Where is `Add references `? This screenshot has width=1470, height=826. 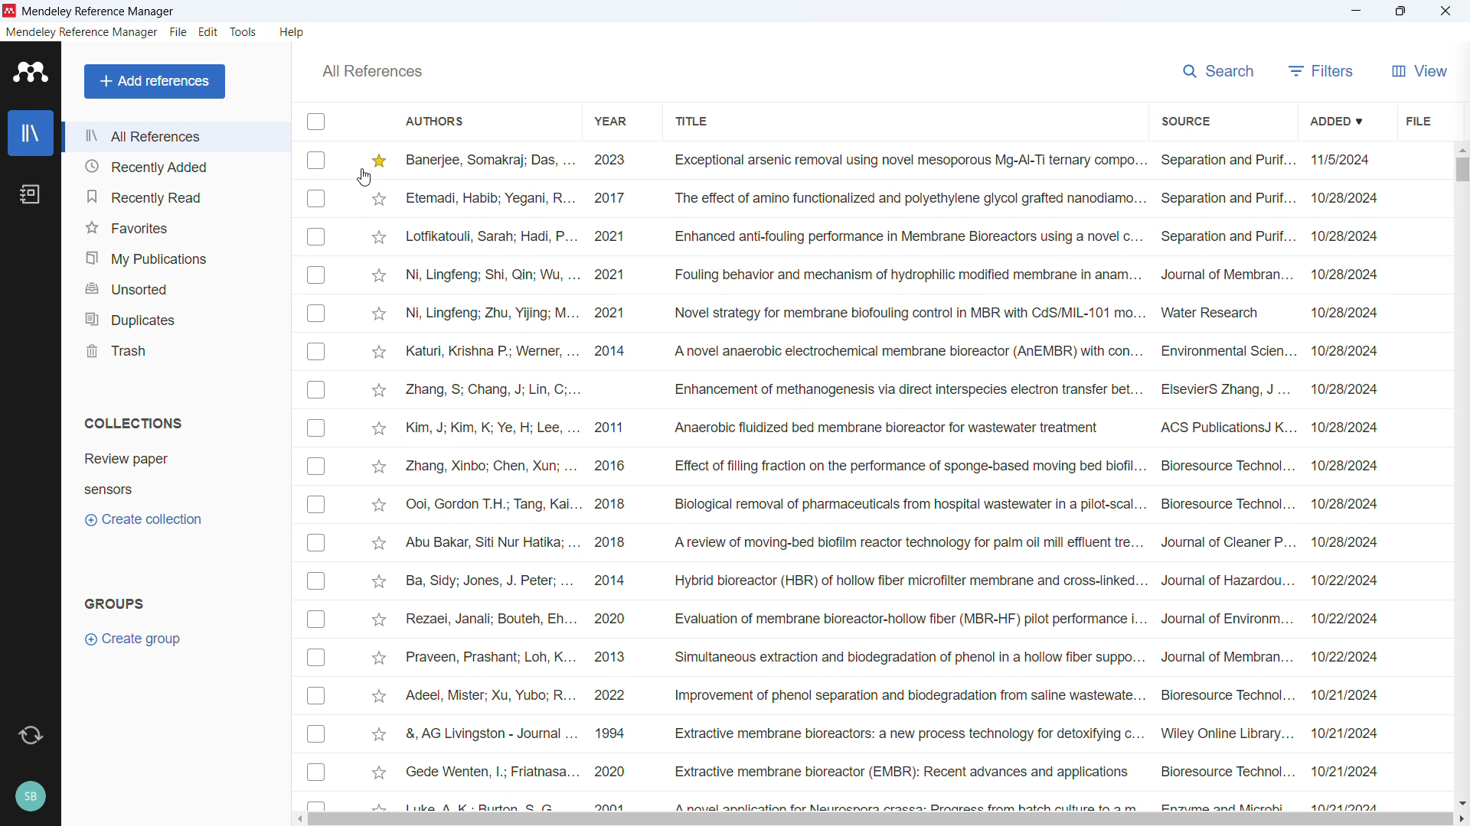
Add references  is located at coordinates (155, 82).